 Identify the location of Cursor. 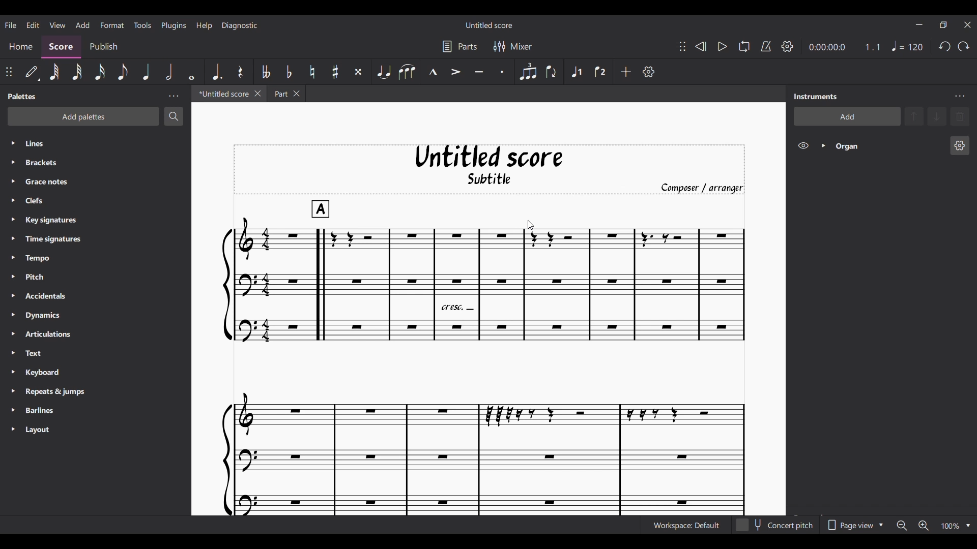
(531, 225).